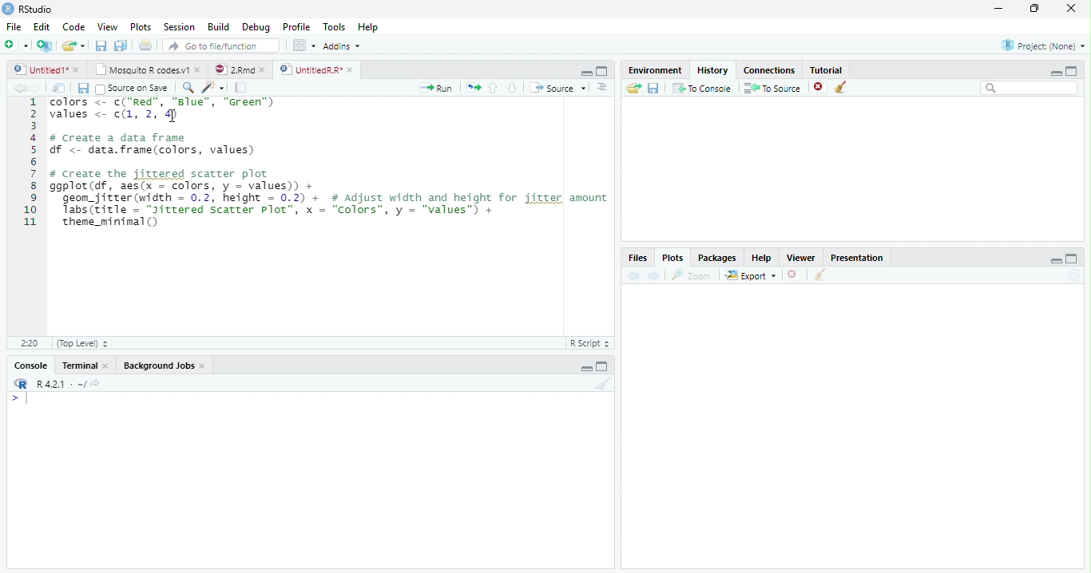  Describe the element at coordinates (310, 70) in the screenshot. I see `UntitledR.R*` at that location.